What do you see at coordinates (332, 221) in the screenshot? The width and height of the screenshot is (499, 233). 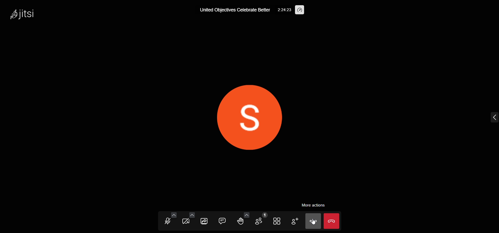 I see `leave meeting` at bounding box center [332, 221].